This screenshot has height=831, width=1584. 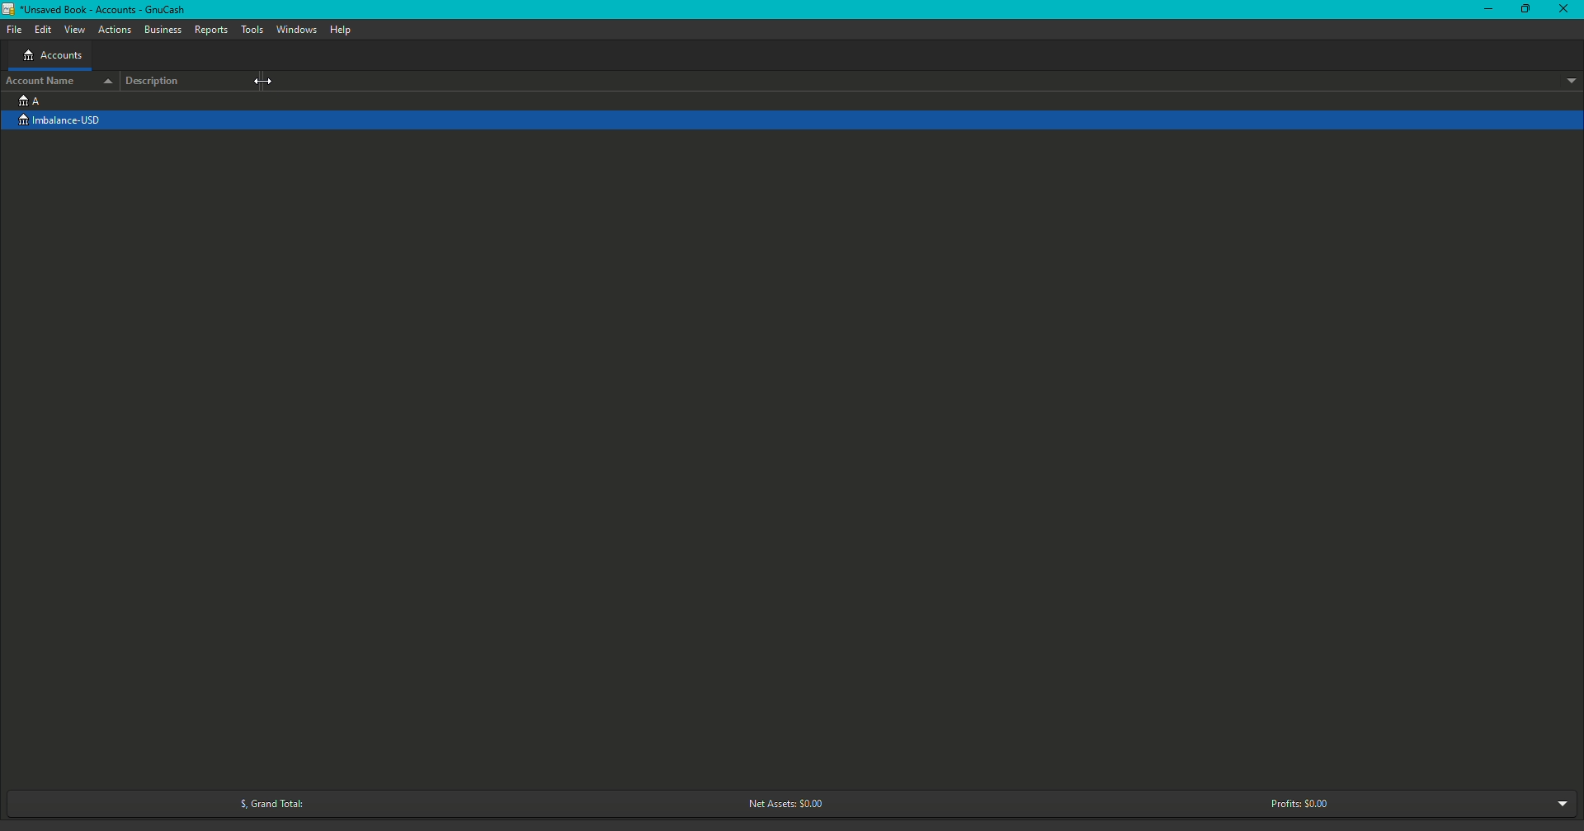 I want to click on Grand Total, so click(x=266, y=804).